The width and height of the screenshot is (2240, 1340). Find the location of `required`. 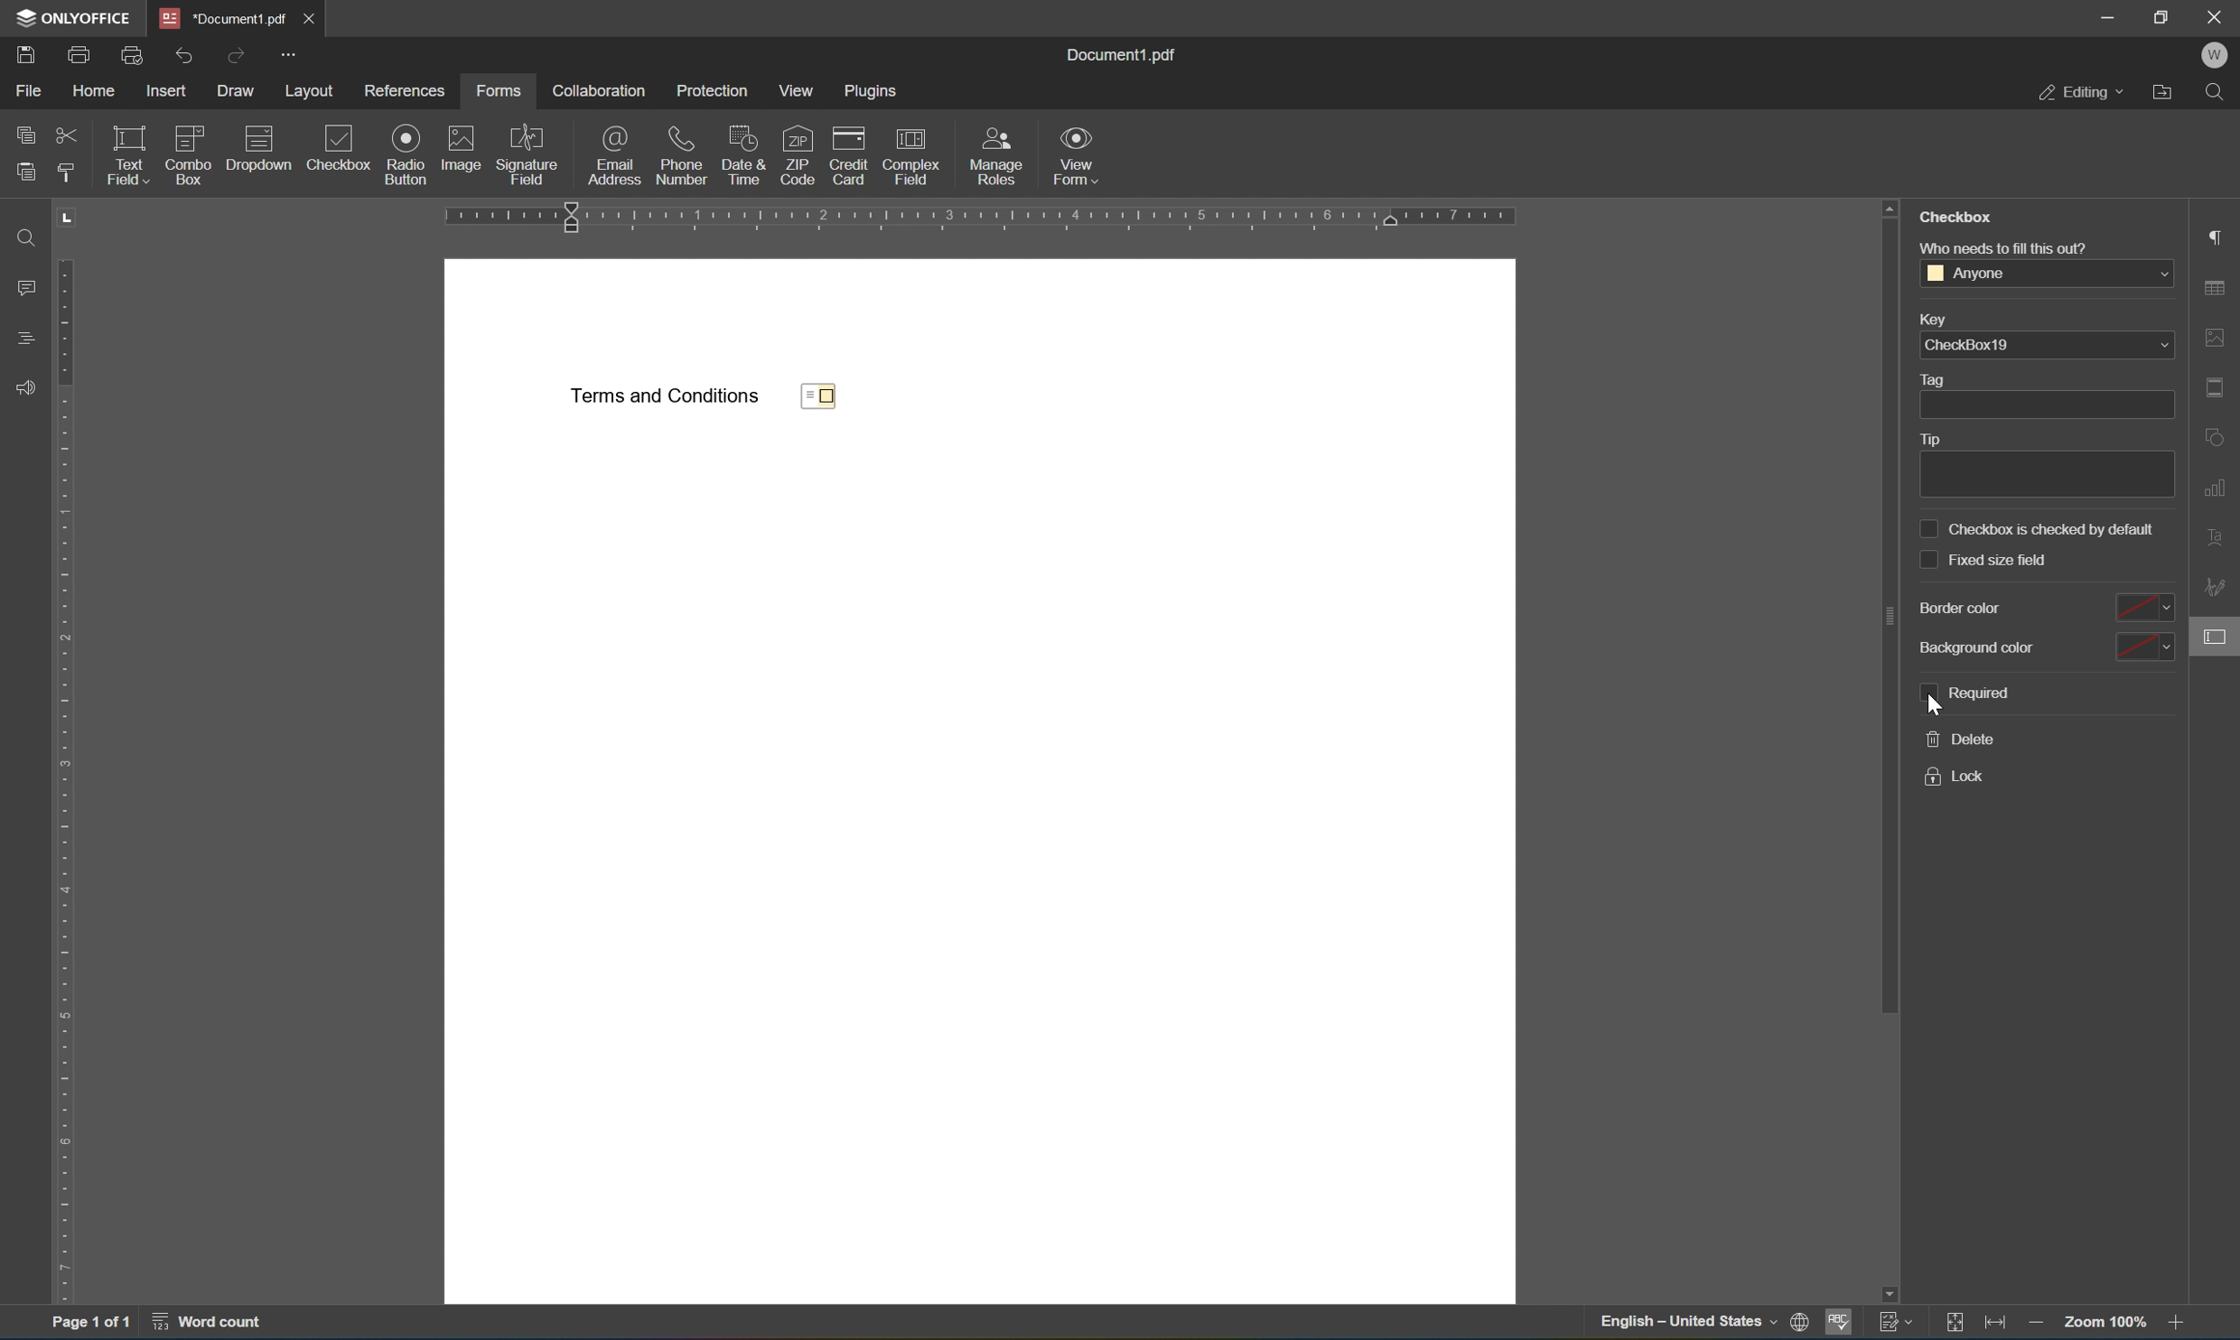

required is located at coordinates (1962, 696).